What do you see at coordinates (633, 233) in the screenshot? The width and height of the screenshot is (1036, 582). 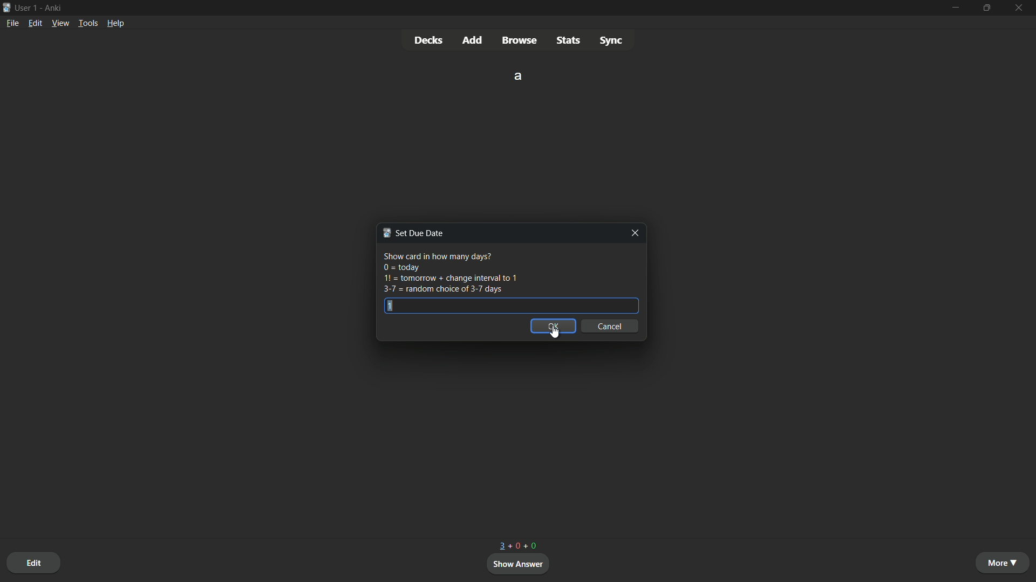 I see `close window` at bounding box center [633, 233].